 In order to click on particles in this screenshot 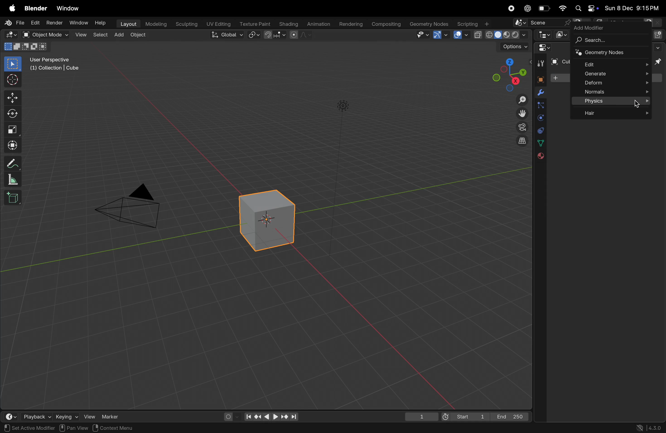, I will do `click(540, 106)`.